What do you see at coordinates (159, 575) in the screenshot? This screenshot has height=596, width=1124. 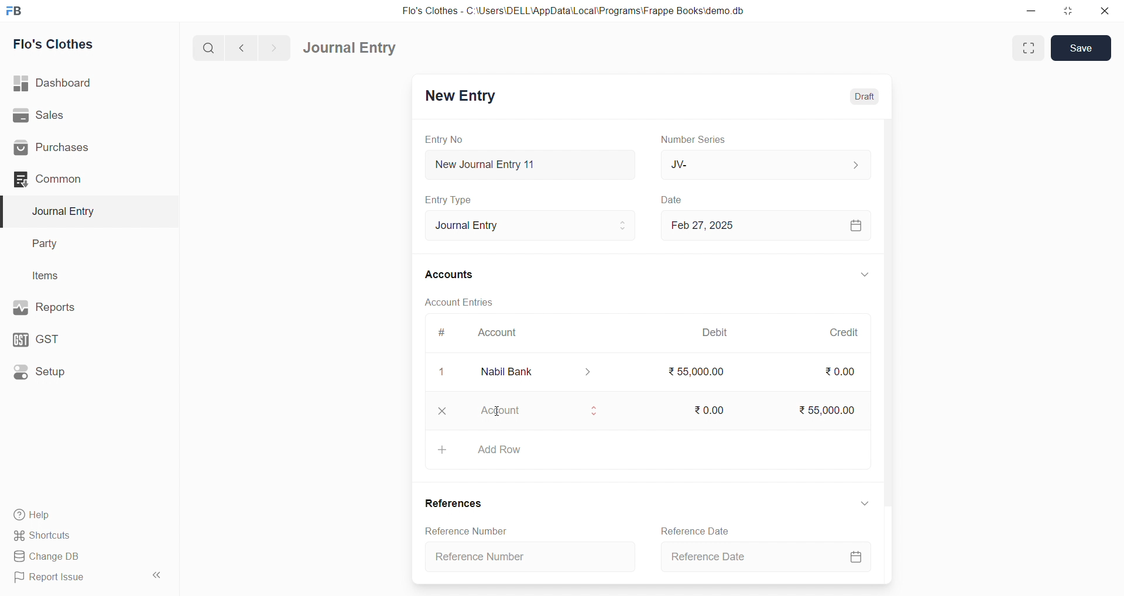 I see `collapse sidebar` at bounding box center [159, 575].